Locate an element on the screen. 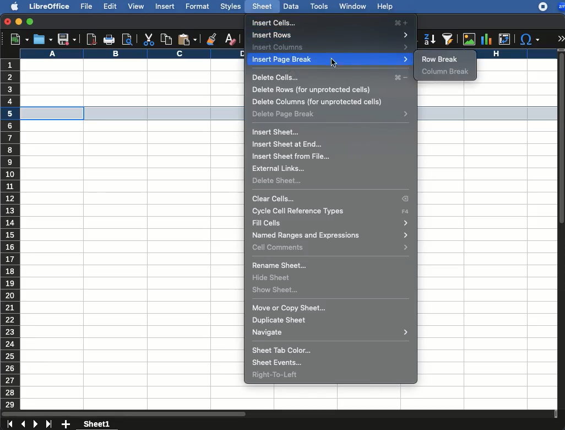 The height and width of the screenshot is (430, 565). last sheet is located at coordinates (48, 425).